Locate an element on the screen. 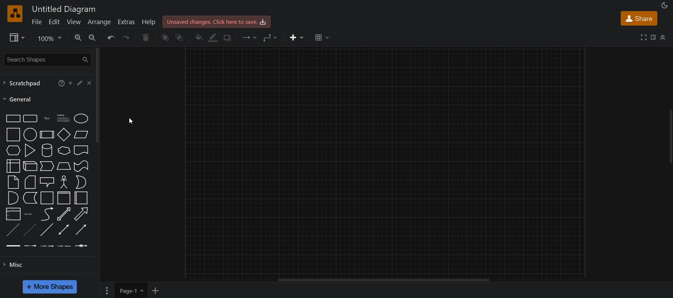 The width and height of the screenshot is (673, 298). add new is located at coordinates (158, 289).